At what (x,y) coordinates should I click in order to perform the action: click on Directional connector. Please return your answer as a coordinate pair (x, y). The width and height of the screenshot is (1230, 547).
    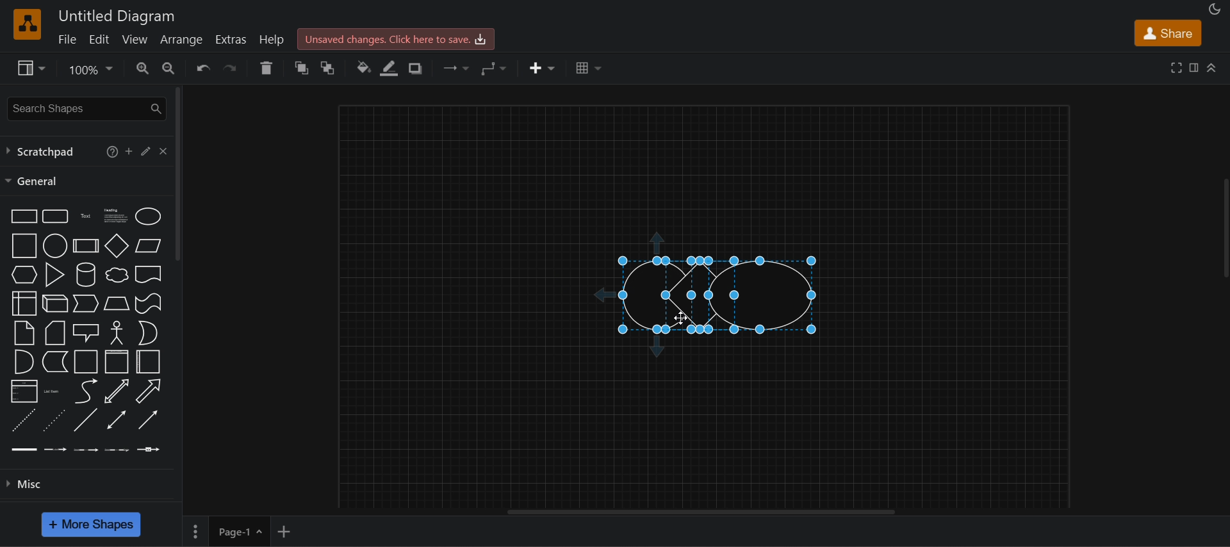
    Looking at the image, I should click on (149, 420).